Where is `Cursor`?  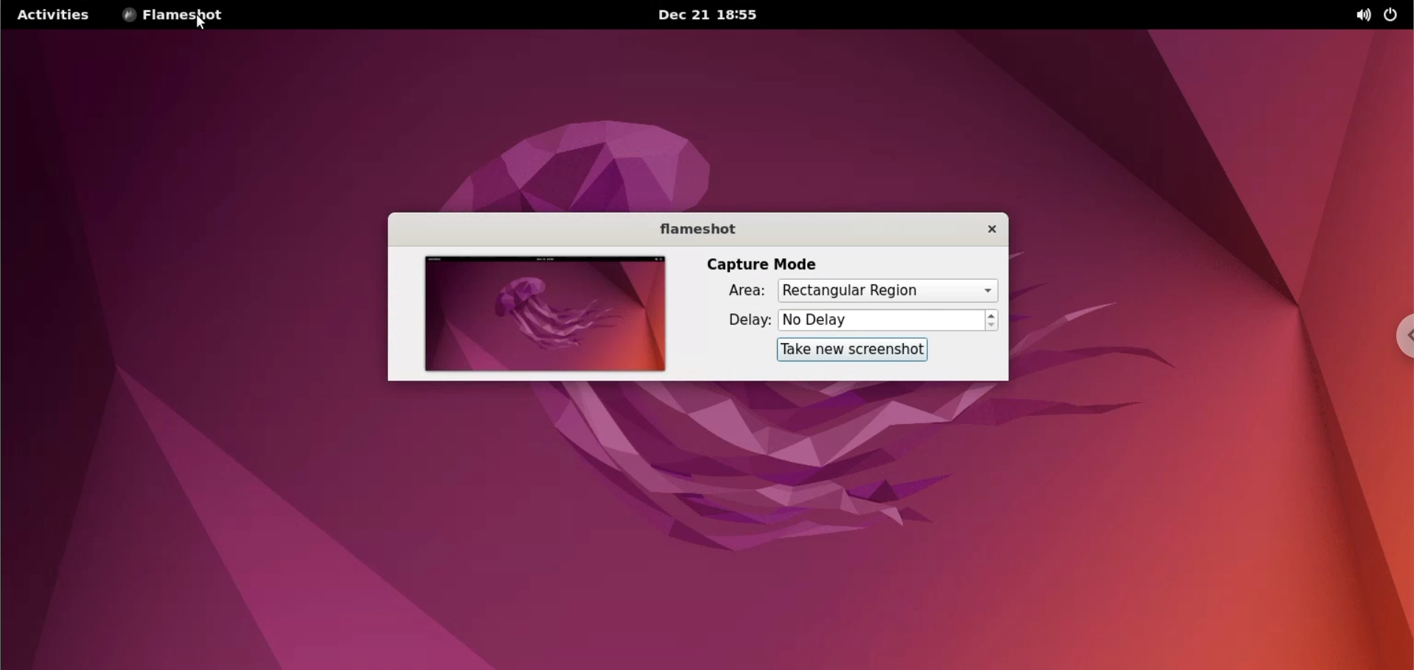
Cursor is located at coordinates (206, 25).